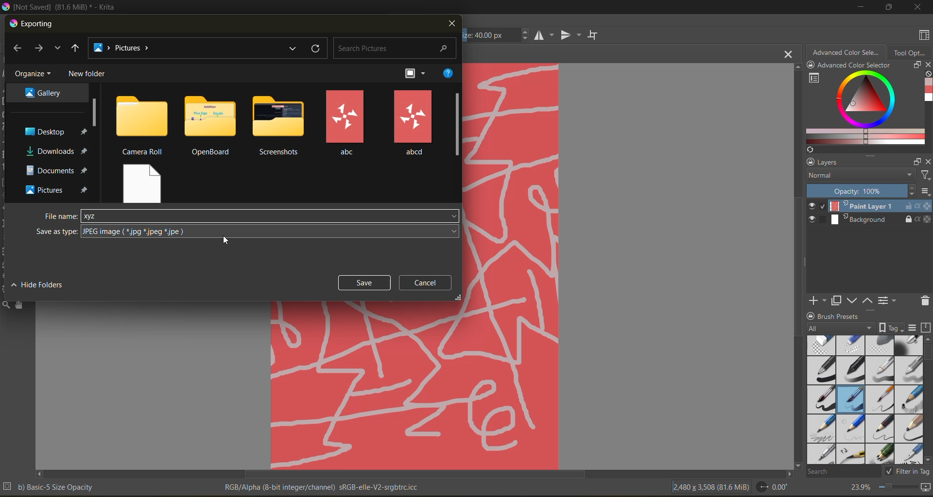 This screenshot has width=933, height=497. I want to click on organize, so click(35, 74).